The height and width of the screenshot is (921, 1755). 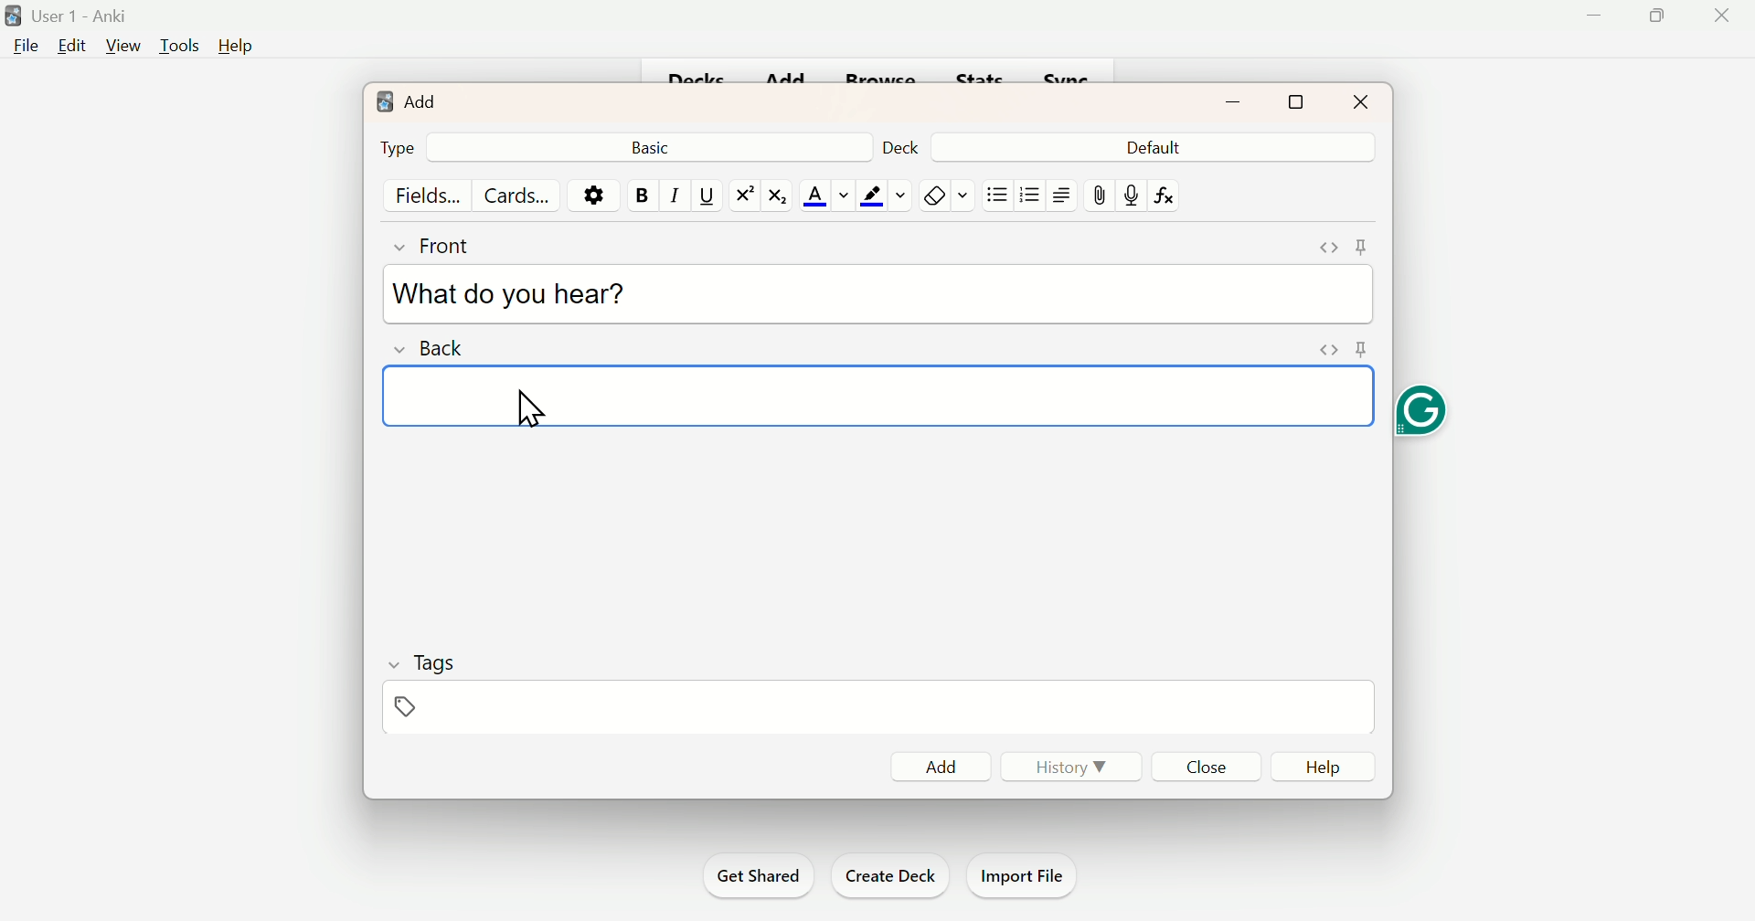 What do you see at coordinates (1061, 195) in the screenshot?
I see `Right side` at bounding box center [1061, 195].